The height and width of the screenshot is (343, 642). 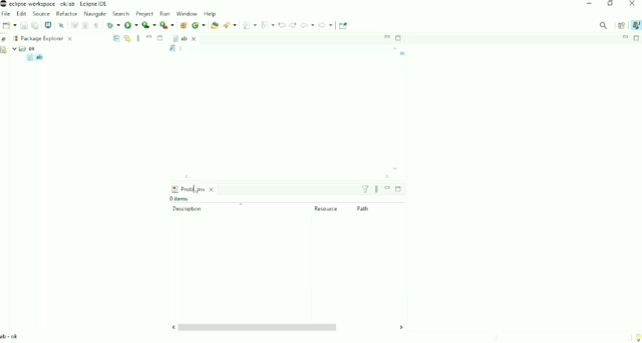 I want to click on Save All, so click(x=35, y=25).